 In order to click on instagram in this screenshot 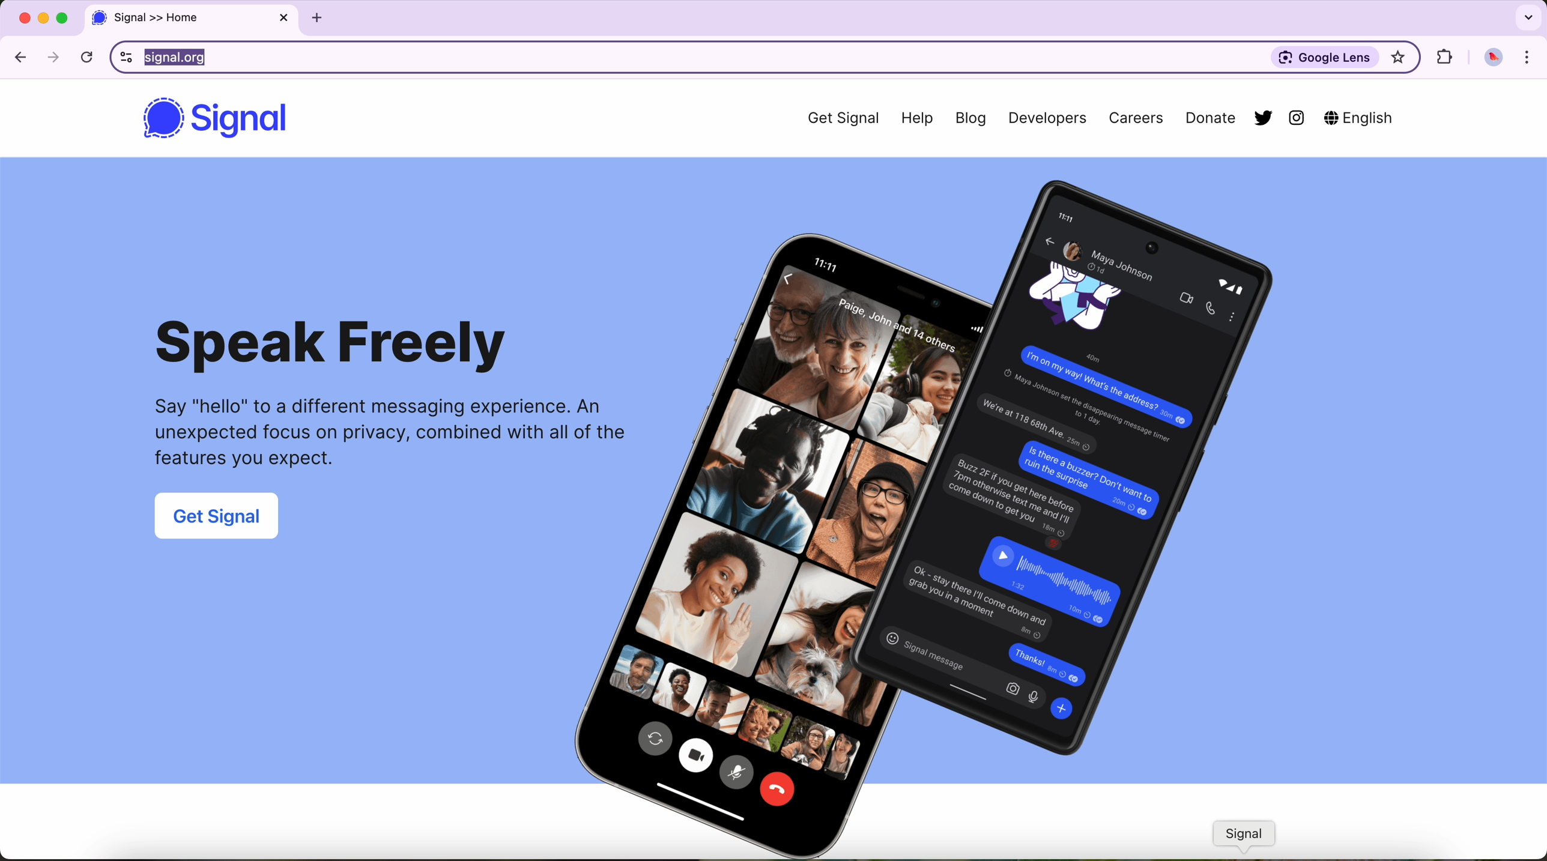, I will do `click(1298, 119)`.